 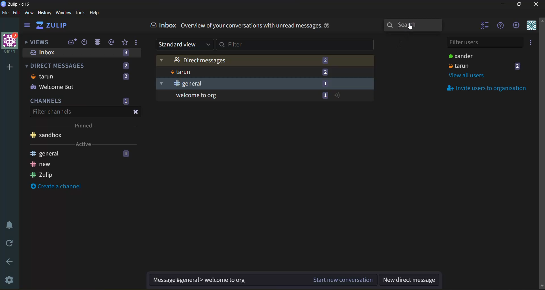 I want to click on settings, so click(x=516, y=25).